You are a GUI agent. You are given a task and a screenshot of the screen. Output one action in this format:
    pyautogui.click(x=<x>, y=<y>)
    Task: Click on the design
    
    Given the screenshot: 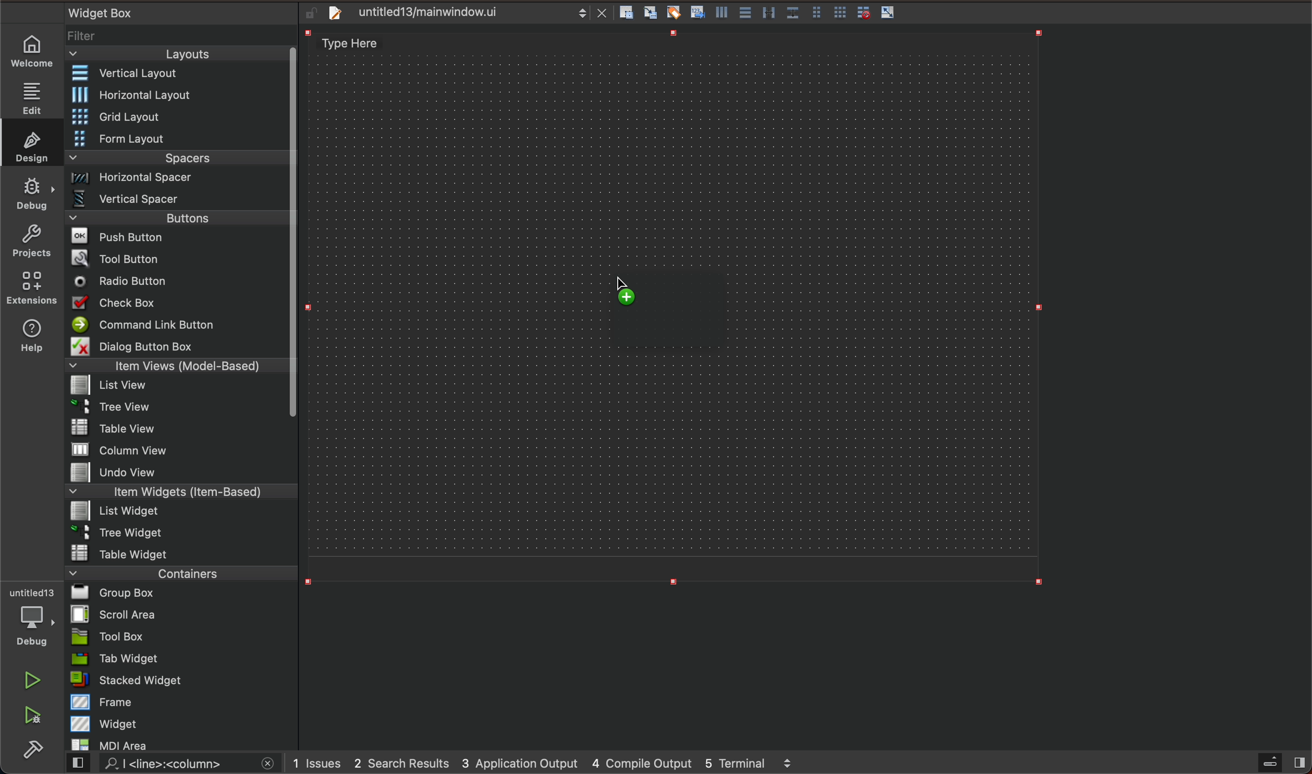 What is the action you would take?
    pyautogui.click(x=31, y=143)
    